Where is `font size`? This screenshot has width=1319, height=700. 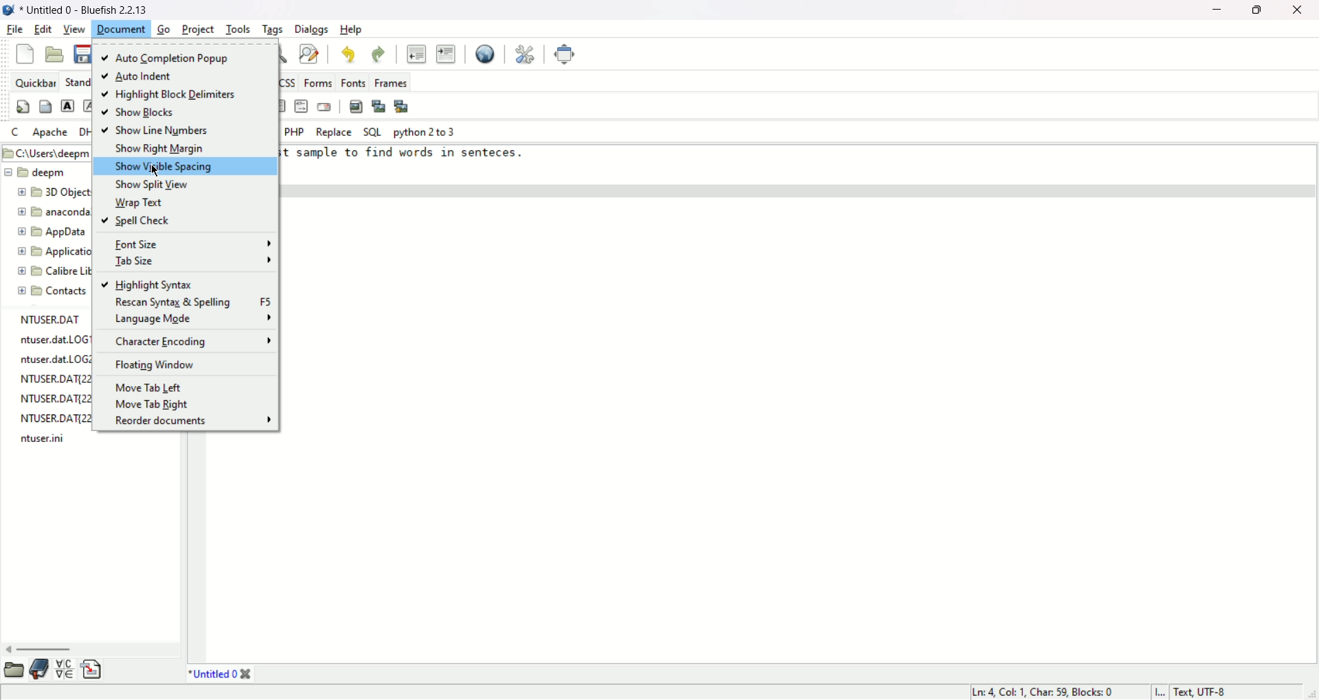
font size is located at coordinates (186, 243).